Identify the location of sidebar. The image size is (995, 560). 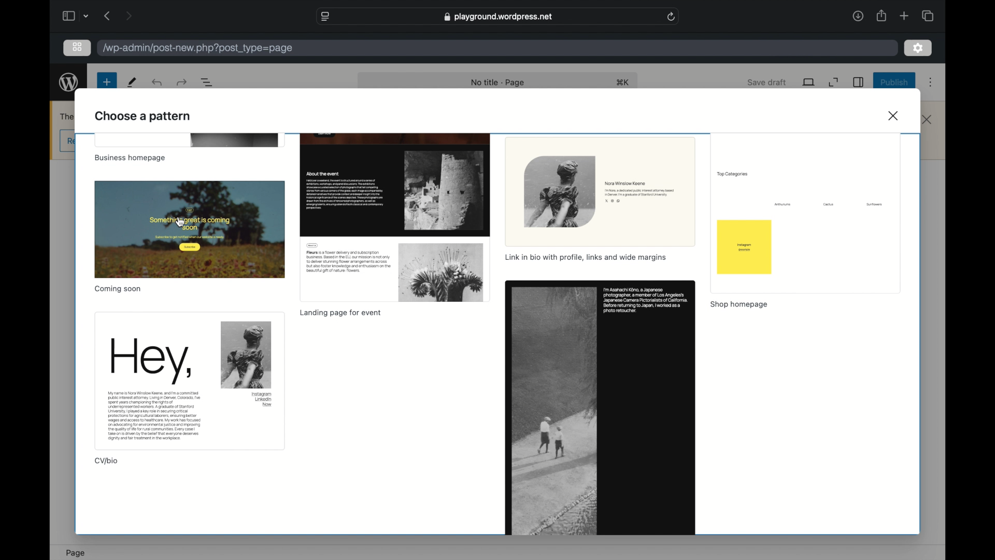
(68, 16).